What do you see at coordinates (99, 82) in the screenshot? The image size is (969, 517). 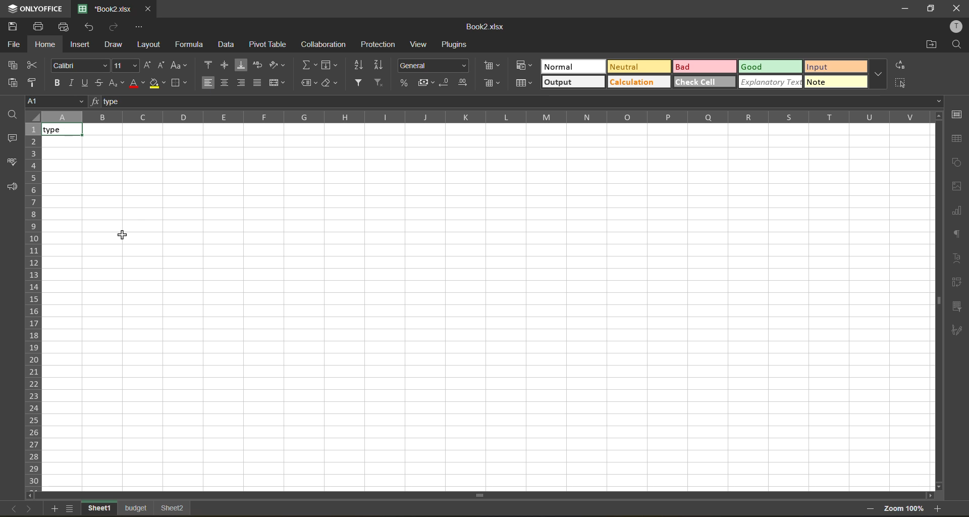 I see `strikethrough` at bounding box center [99, 82].